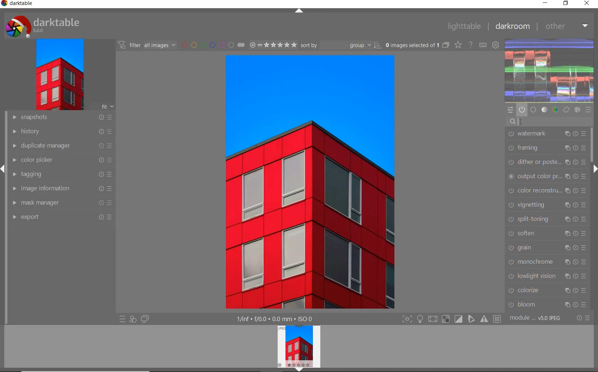  Describe the element at coordinates (512, 26) in the screenshot. I see `dakroom` at that location.